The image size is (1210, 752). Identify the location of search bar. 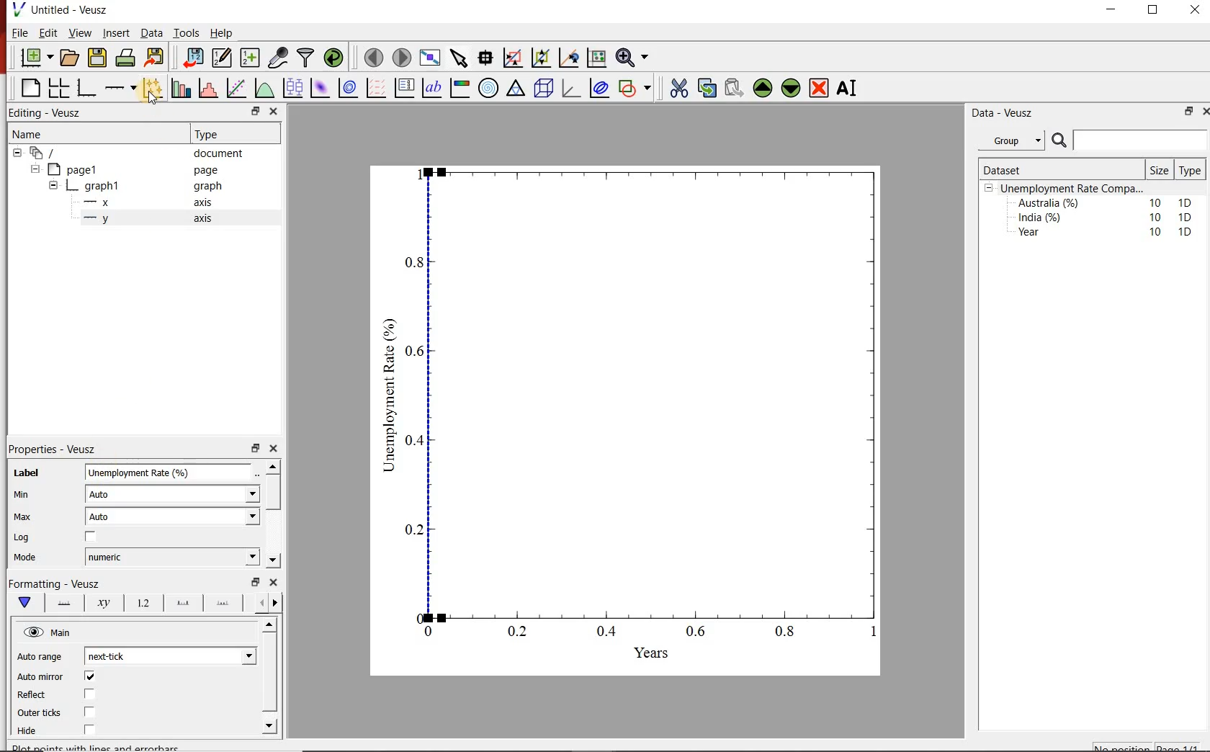
(1128, 140).